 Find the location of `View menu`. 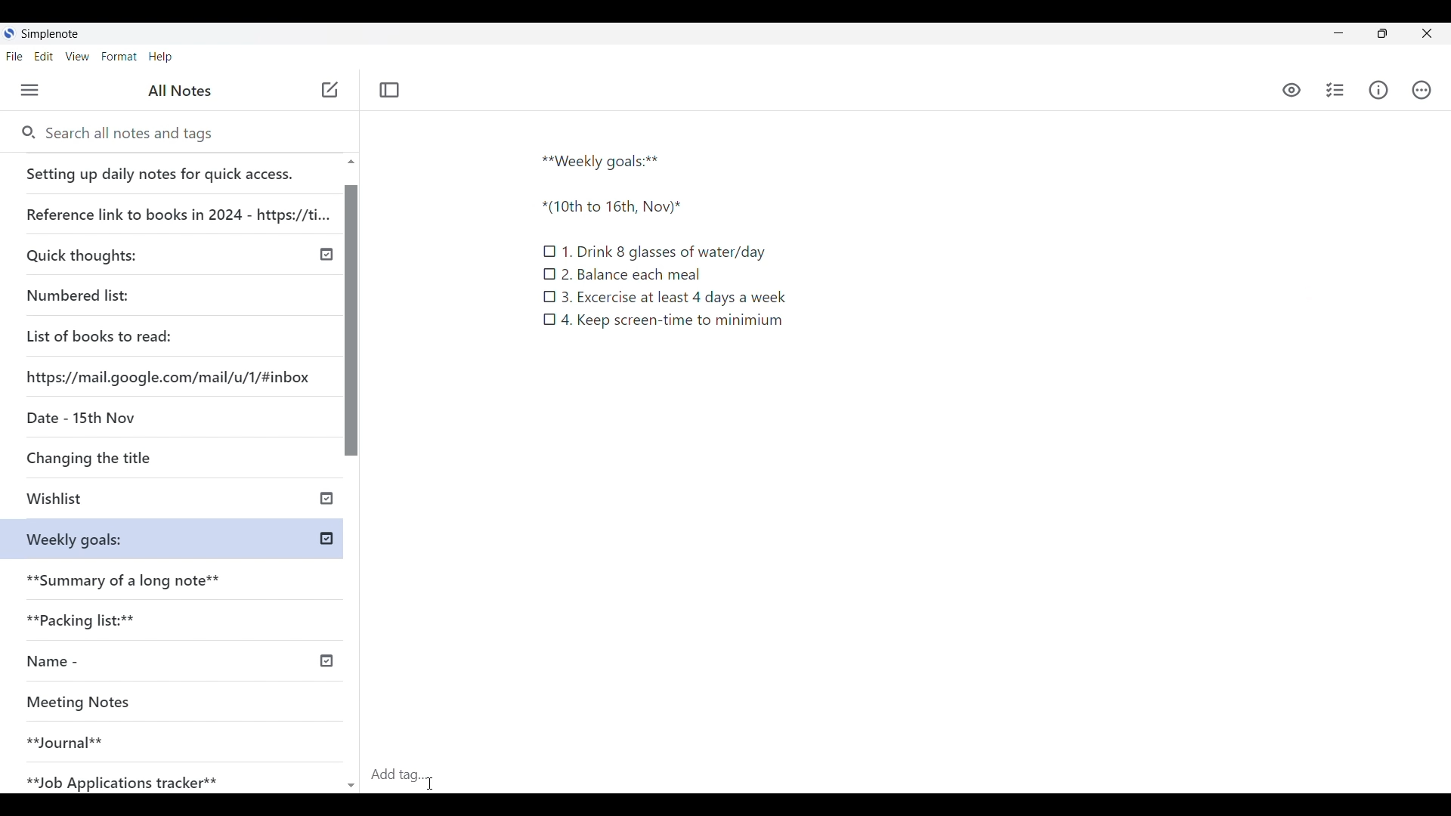

View menu is located at coordinates (77, 57).